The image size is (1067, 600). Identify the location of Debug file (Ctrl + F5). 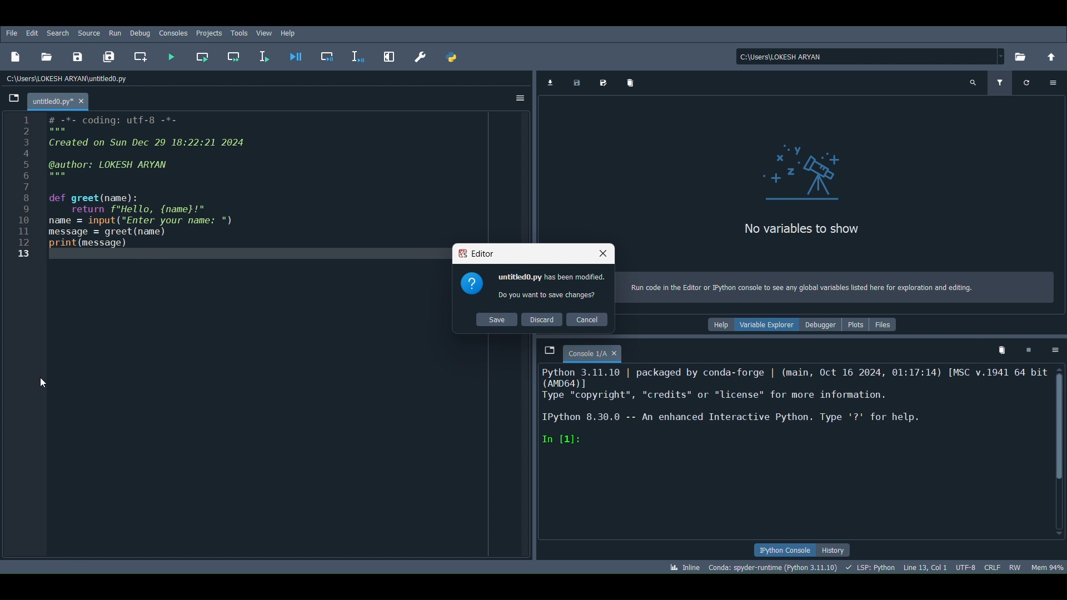
(301, 56).